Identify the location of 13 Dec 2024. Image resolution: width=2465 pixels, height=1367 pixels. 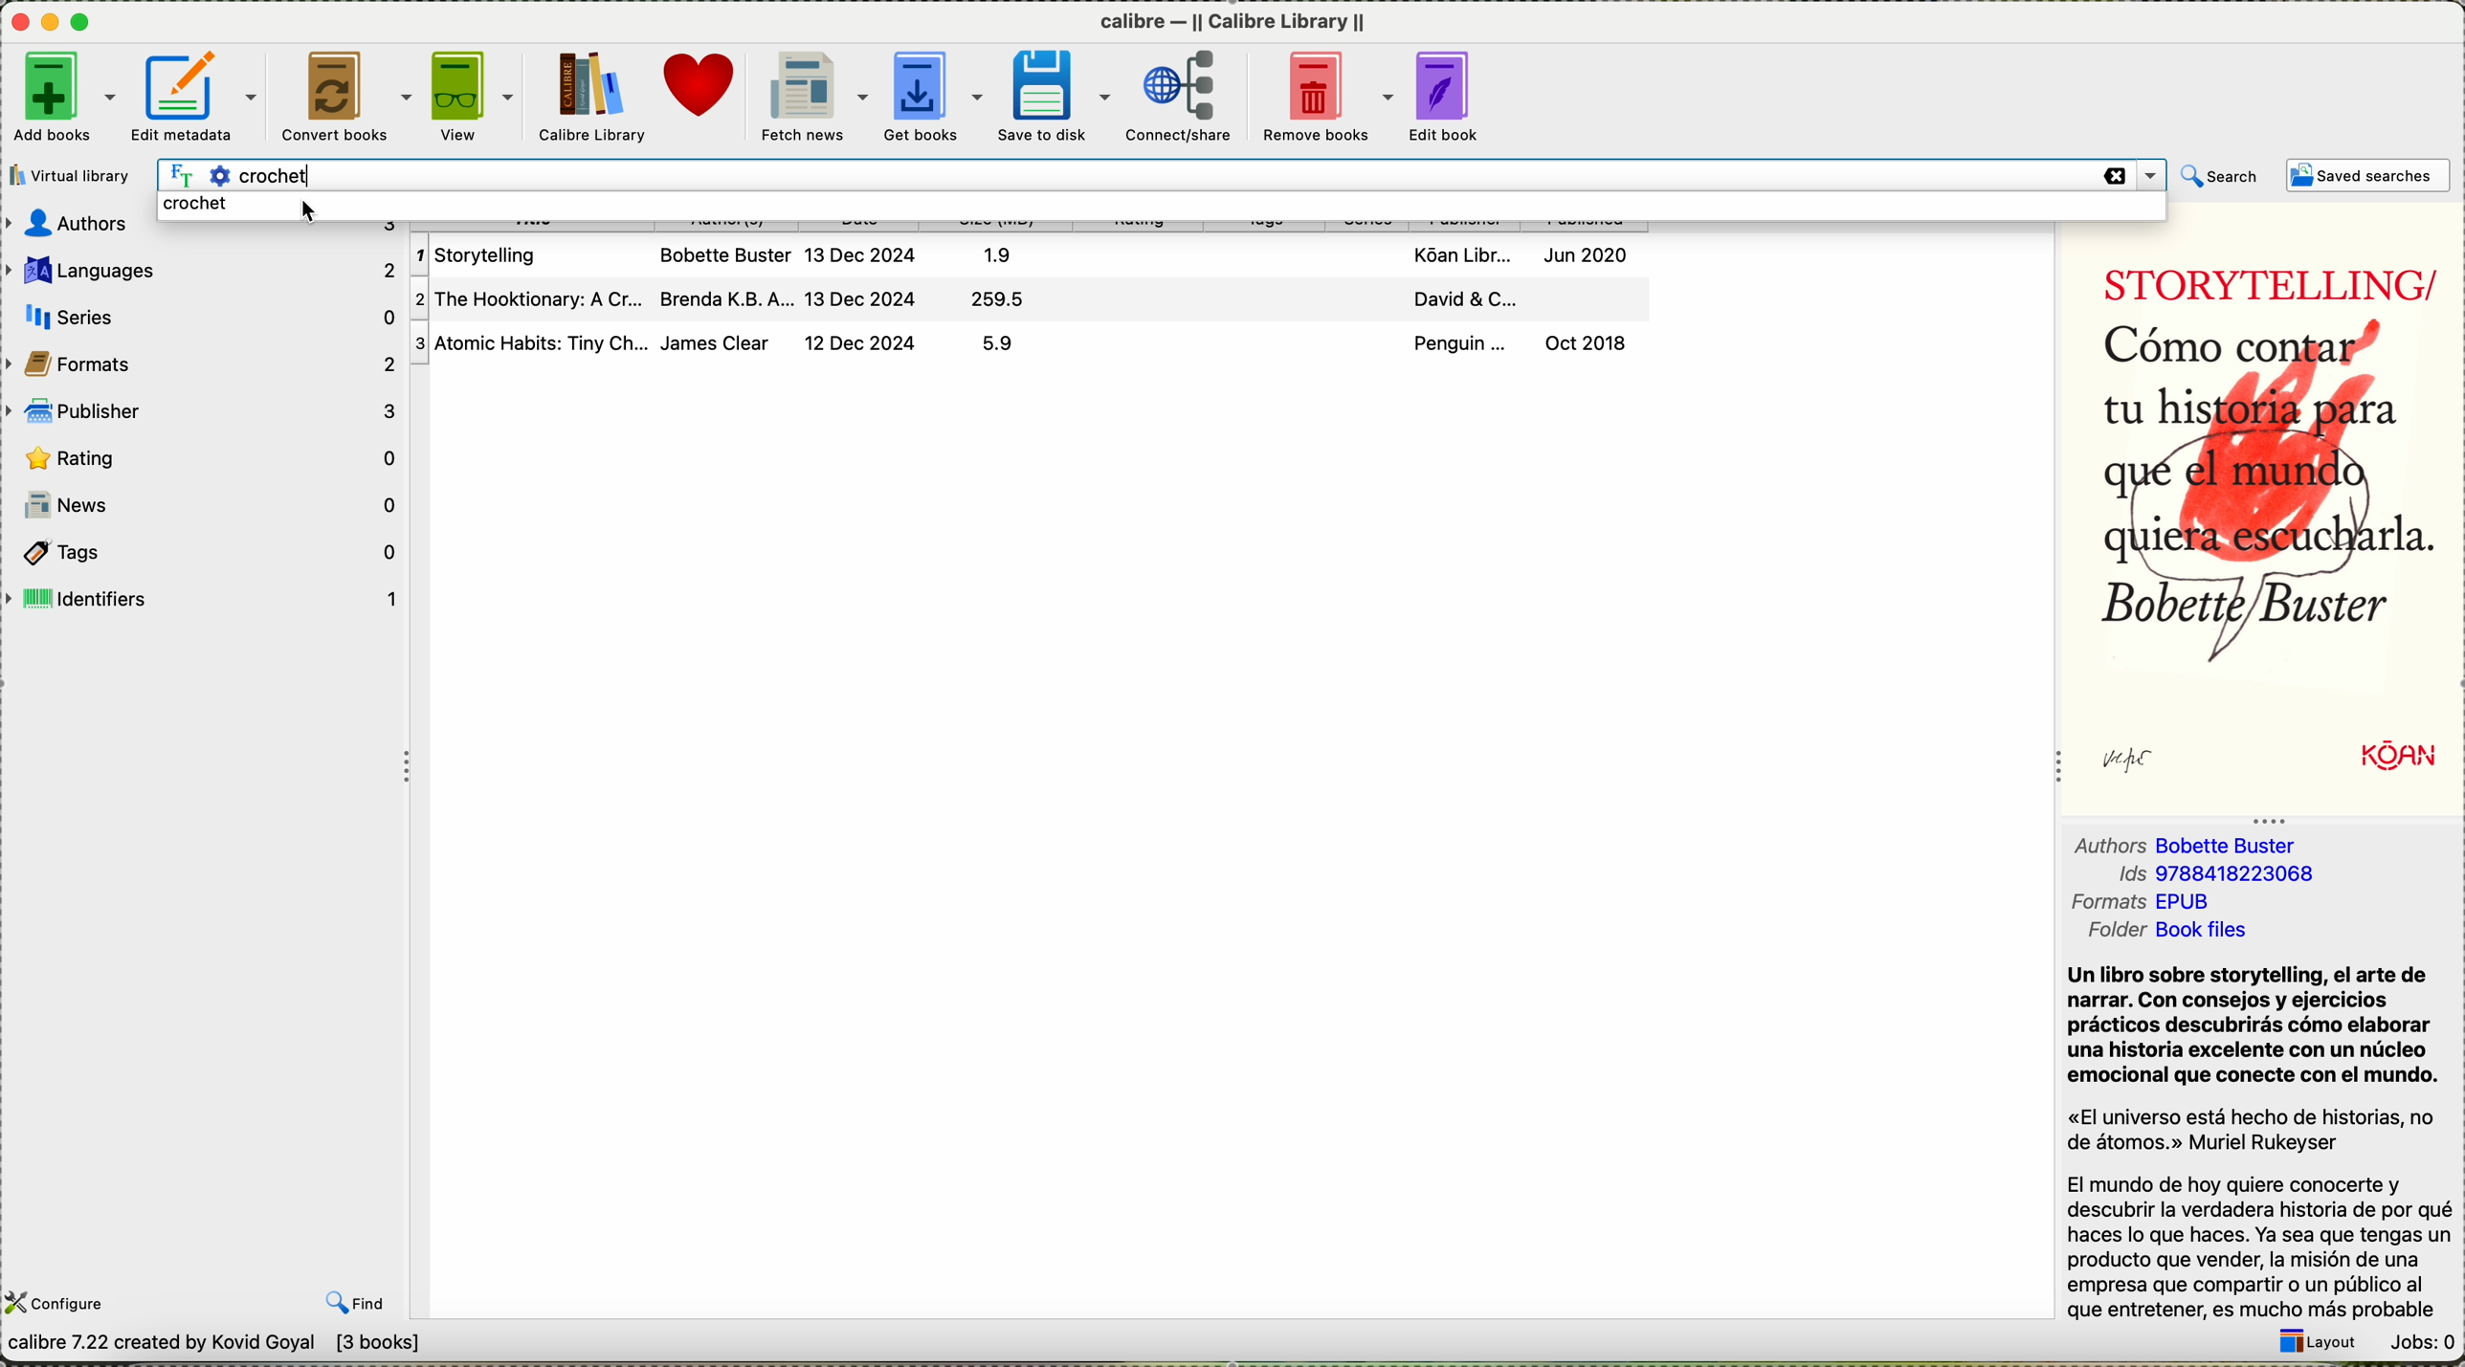
(866, 299).